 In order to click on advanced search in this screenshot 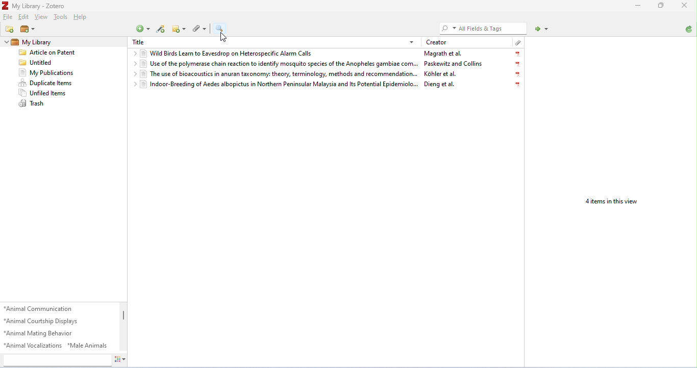, I will do `click(221, 29)`.